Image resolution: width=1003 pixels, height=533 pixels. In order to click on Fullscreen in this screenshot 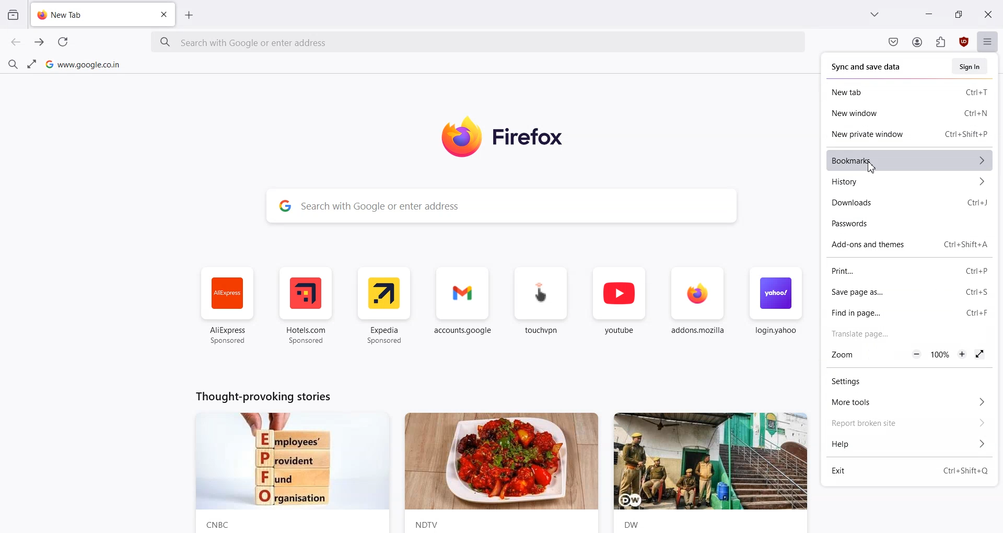, I will do `click(32, 63)`.